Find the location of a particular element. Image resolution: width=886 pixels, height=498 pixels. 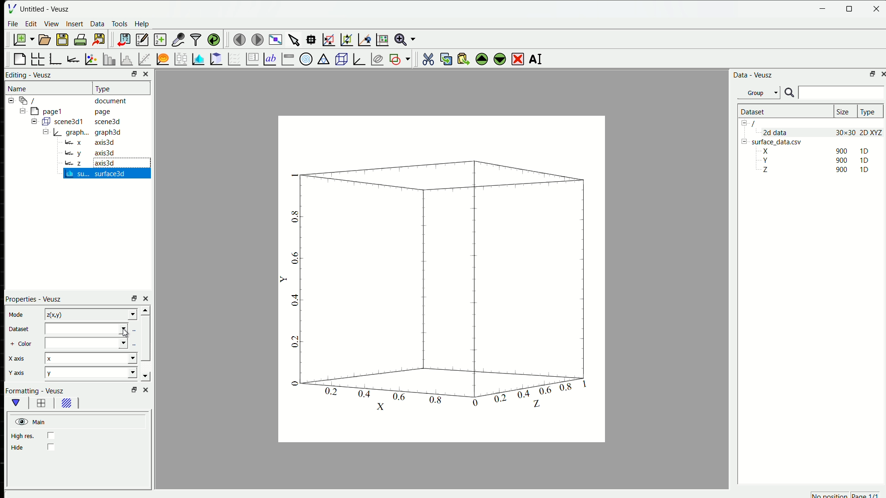

create new data sets is located at coordinates (160, 40).